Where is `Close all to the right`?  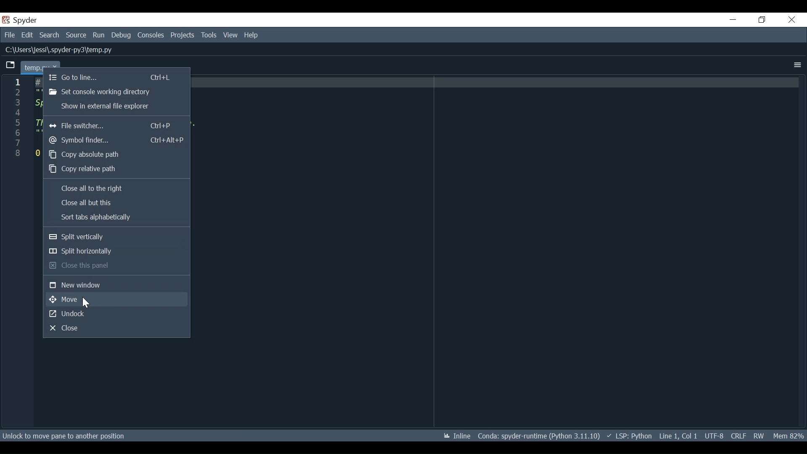
Close all to the right is located at coordinates (116, 188).